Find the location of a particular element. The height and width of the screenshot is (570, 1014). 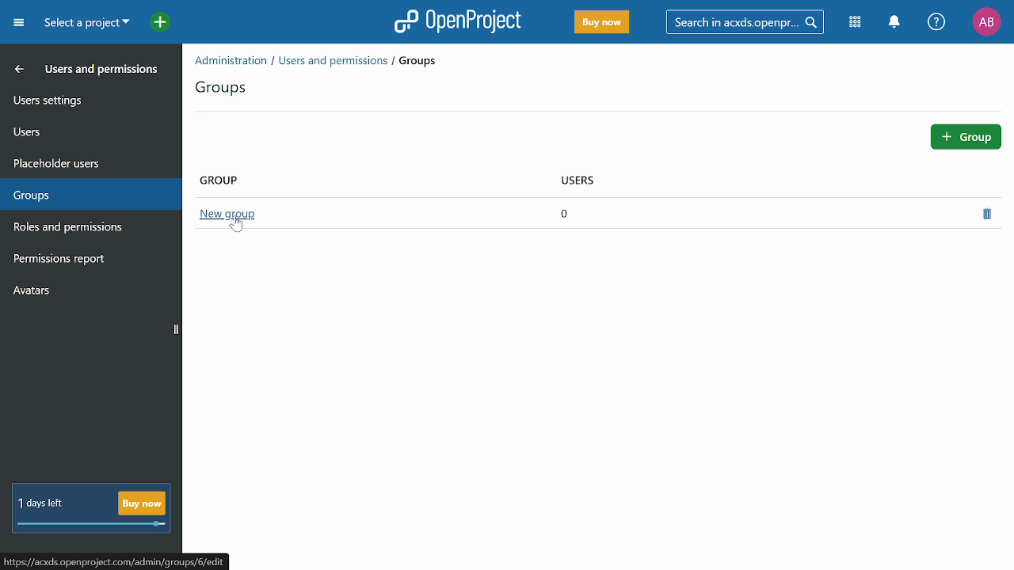

! day left Buy now is located at coordinates (91, 509).